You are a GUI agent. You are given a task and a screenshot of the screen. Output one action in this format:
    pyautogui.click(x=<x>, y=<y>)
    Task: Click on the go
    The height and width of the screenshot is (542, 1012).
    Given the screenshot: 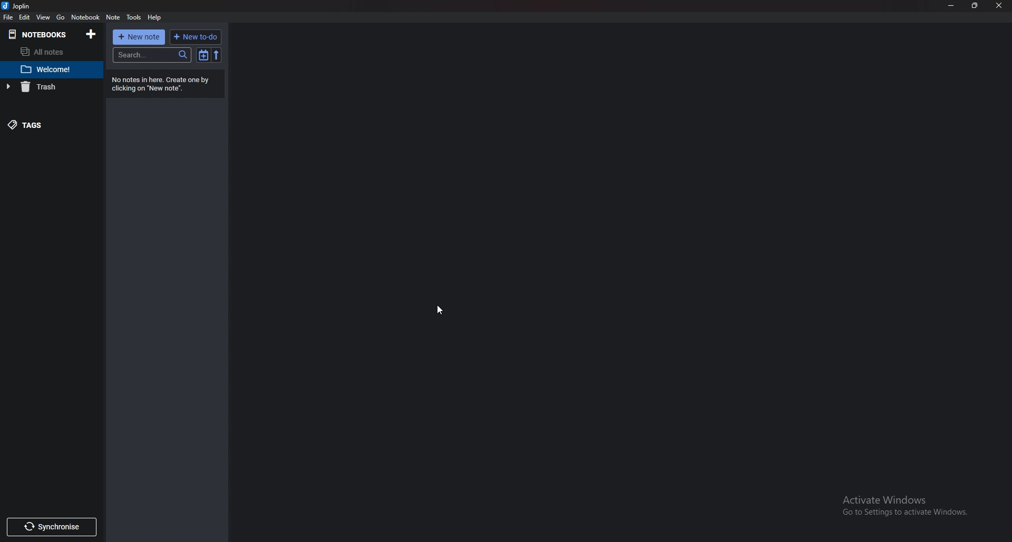 What is the action you would take?
    pyautogui.click(x=61, y=17)
    